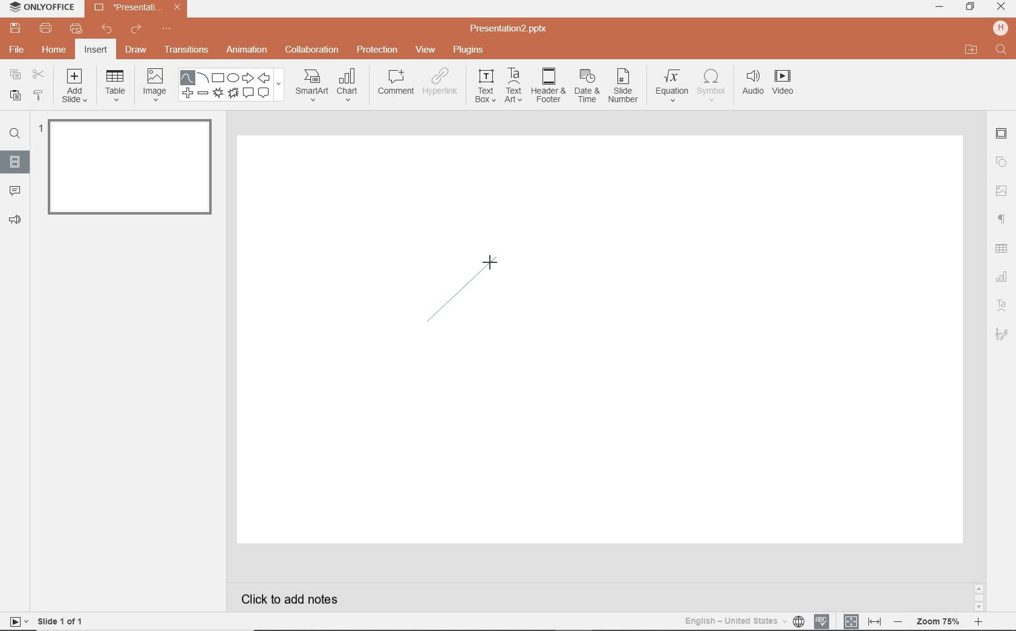 The image size is (1016, 631). What do you see at coordinates (426, 49) in the screenshot?
I see `VIEW` at bounding box center [426, 49].